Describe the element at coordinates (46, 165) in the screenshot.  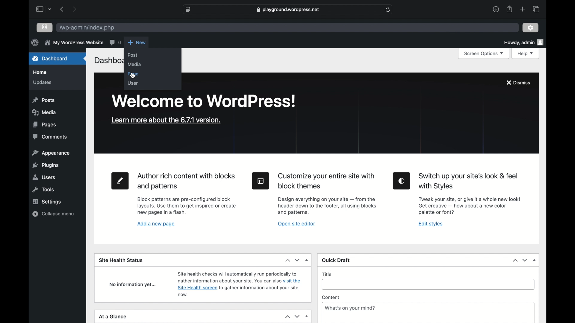
I see `plugins` at that location.